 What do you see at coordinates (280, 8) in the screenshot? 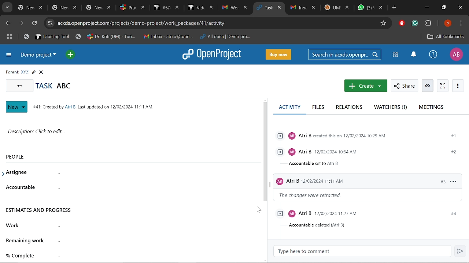
I see `Close current tab` at bounding box center [280, 8].